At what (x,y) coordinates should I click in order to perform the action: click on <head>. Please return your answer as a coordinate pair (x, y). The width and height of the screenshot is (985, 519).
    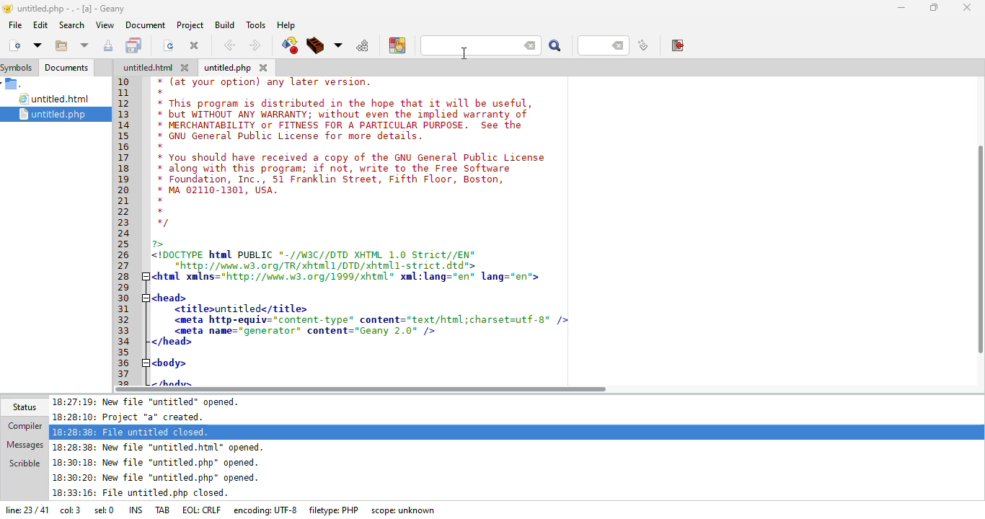
    Looking at the image, I should click on (168, 296).